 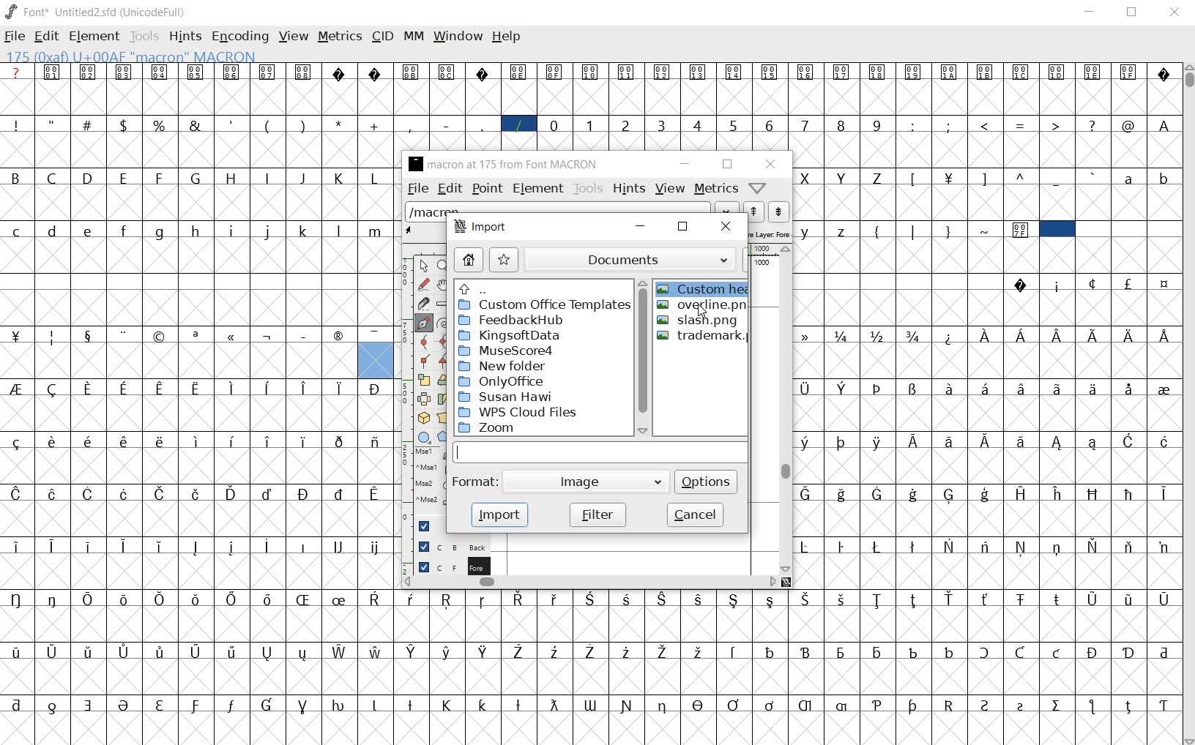 I want to click on `, so click(x=1093, y=176).